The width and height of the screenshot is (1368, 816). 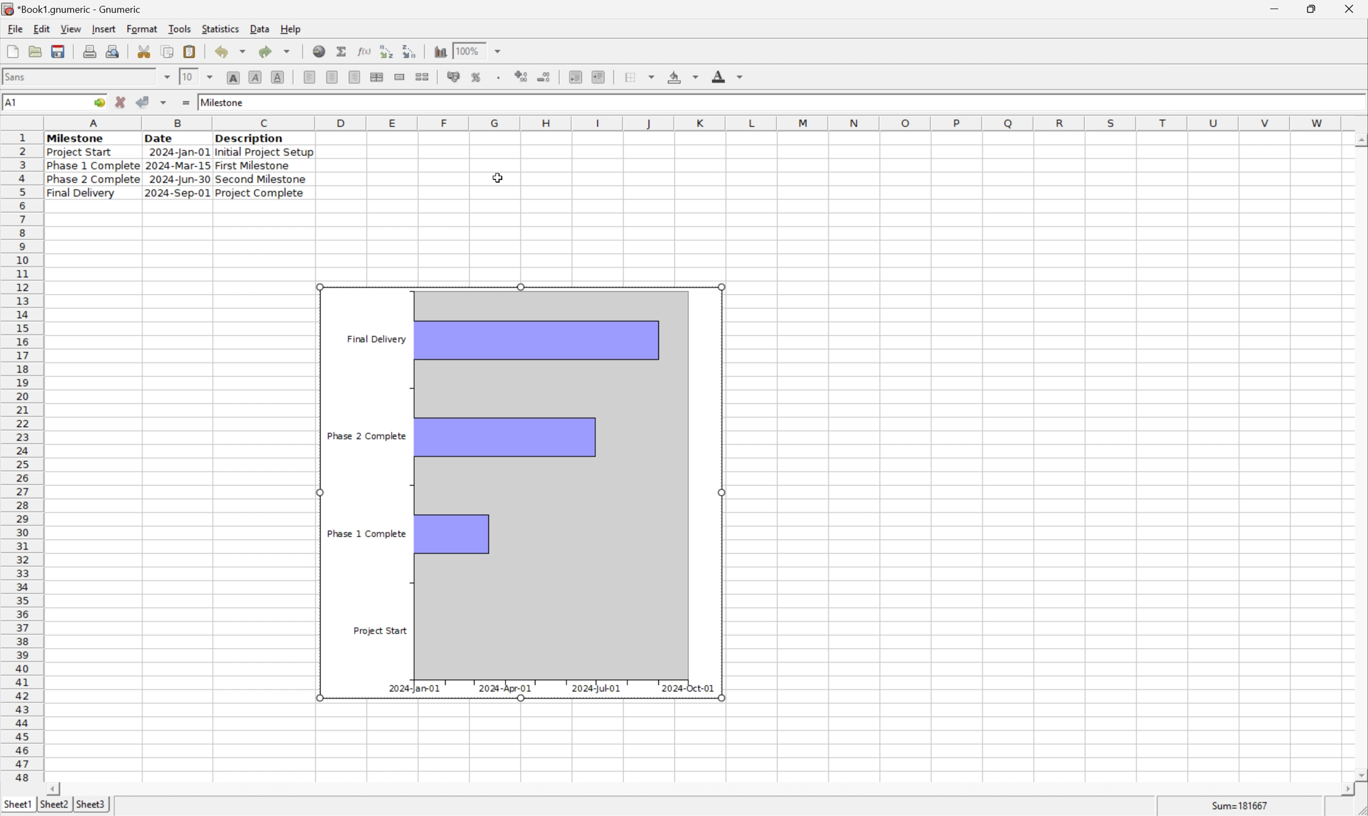 What do you see at coordinates (331, 78) in the screenshot?
I see `center horizontally` at bounding box center [331, 78].